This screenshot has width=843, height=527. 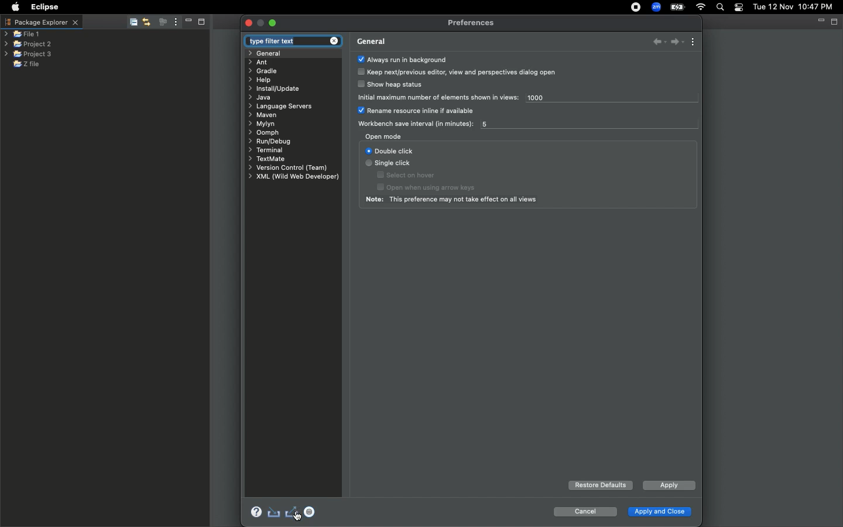 What do you see at coordinates (668, 487) in the screenshot?
I see `Apply` at bounding box center [668, 487].